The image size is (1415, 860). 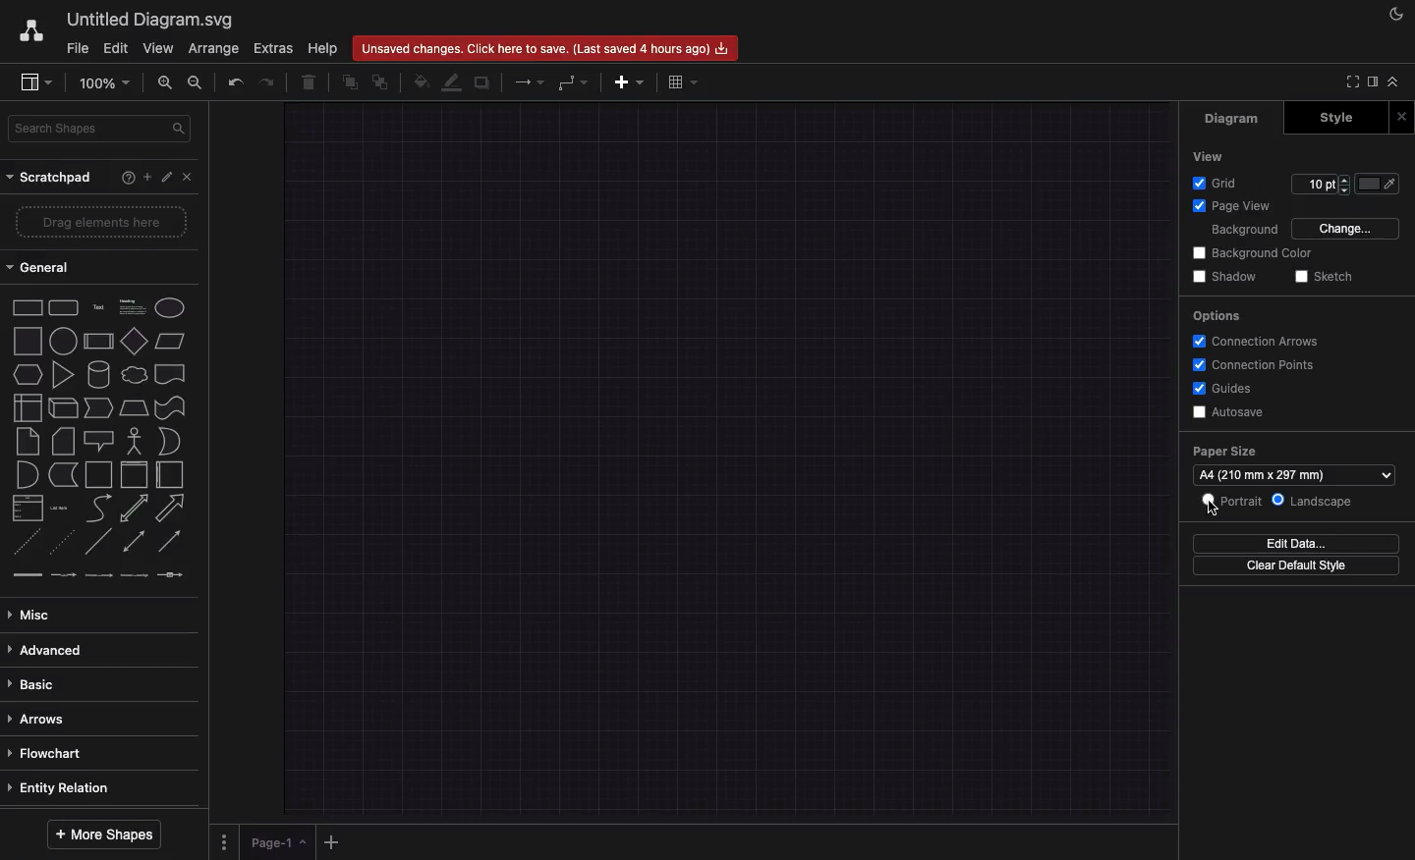 I want to click on Draw.io, so click(x=29, y=33).